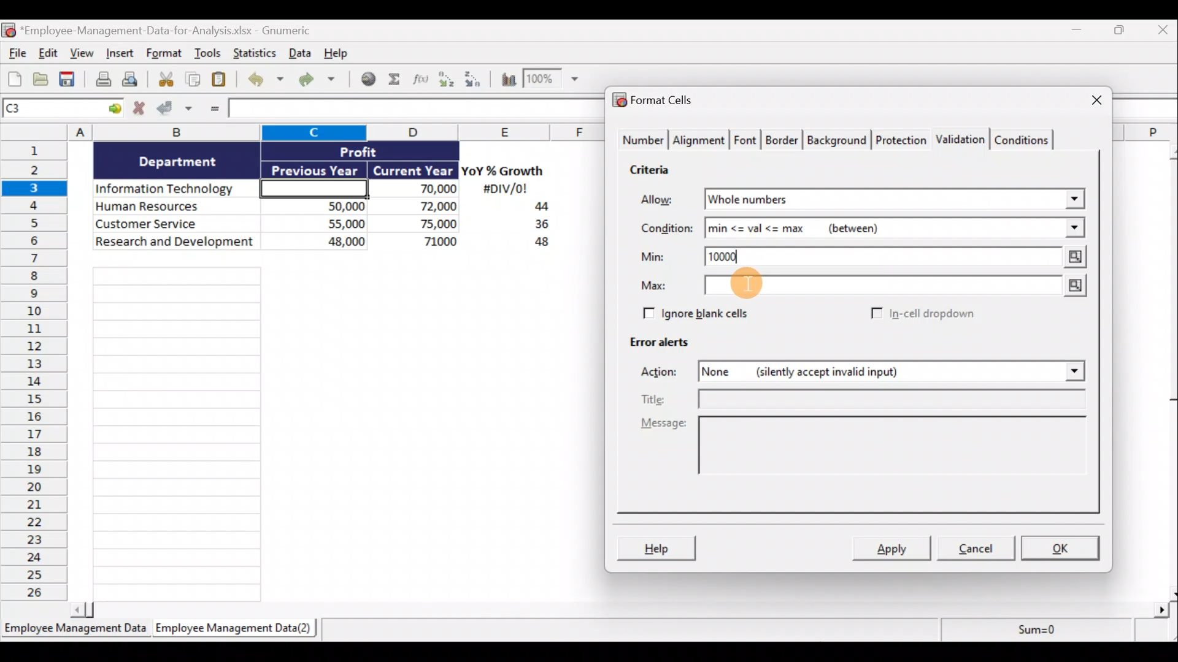 The image size is (1178, 662). Describe the element at coordinates (137, 82) in the screenshot. I see `Print preview` at that location.